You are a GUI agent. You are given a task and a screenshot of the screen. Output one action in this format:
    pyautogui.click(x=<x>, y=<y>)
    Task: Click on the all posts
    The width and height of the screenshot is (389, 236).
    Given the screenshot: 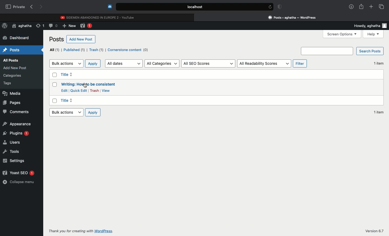 What is the action you would take?
    pyautogui.click(x=12, y=60)
    